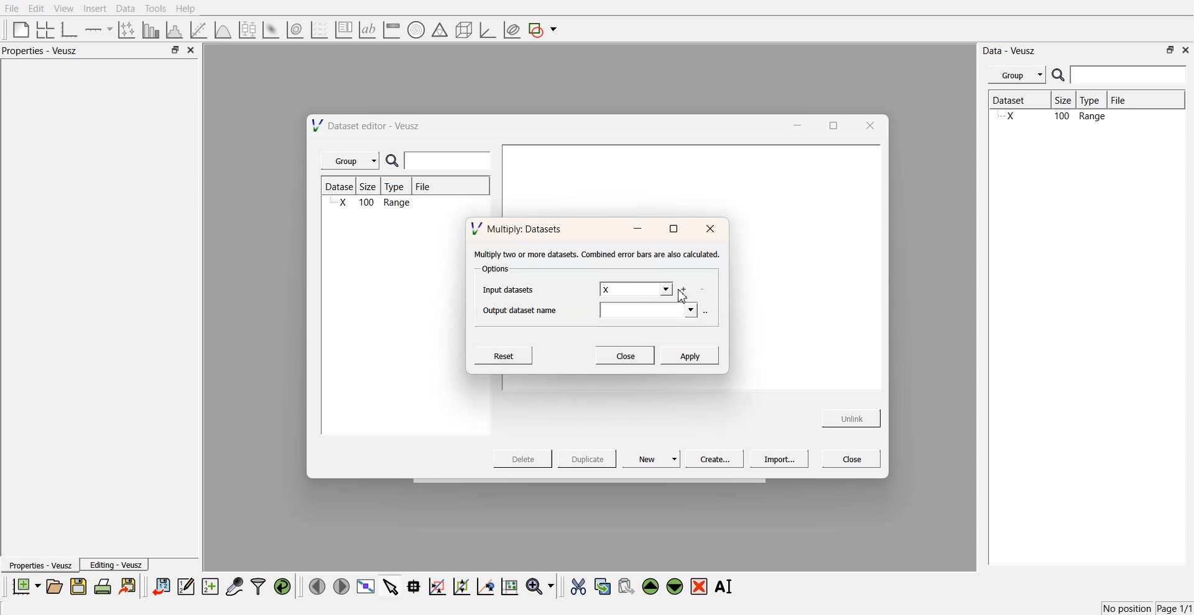 This screenshot has width=1194, height=615. I want to click on new documents, so click(25, 586).